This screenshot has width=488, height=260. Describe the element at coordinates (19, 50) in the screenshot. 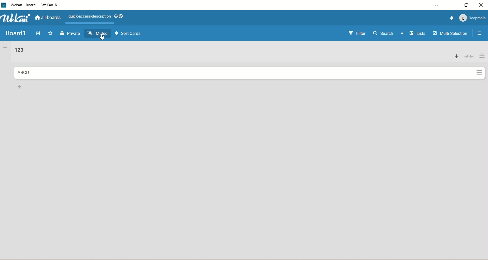

I see `list title` at that location.